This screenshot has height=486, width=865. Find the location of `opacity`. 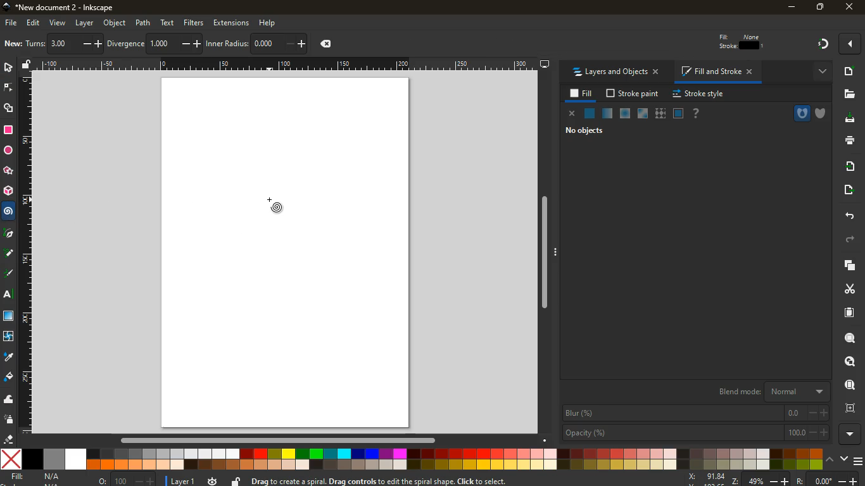

opacity is located at coordinates (695, 432).